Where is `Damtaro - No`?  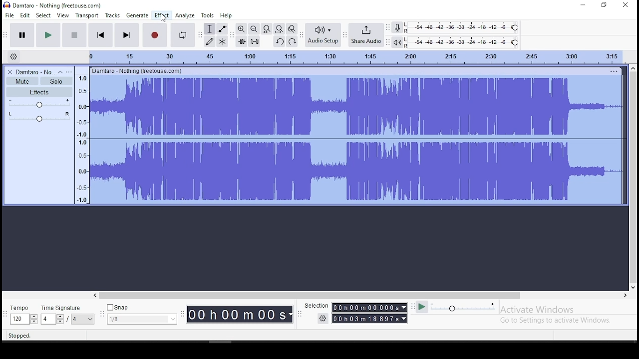
Damtaro - No is located at coordinates (35, 71).